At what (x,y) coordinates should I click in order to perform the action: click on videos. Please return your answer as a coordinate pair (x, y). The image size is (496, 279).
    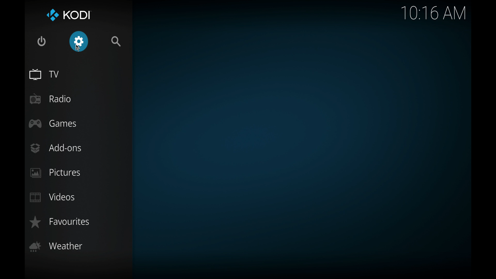
    Looking at the image, I should click on (53, 197).